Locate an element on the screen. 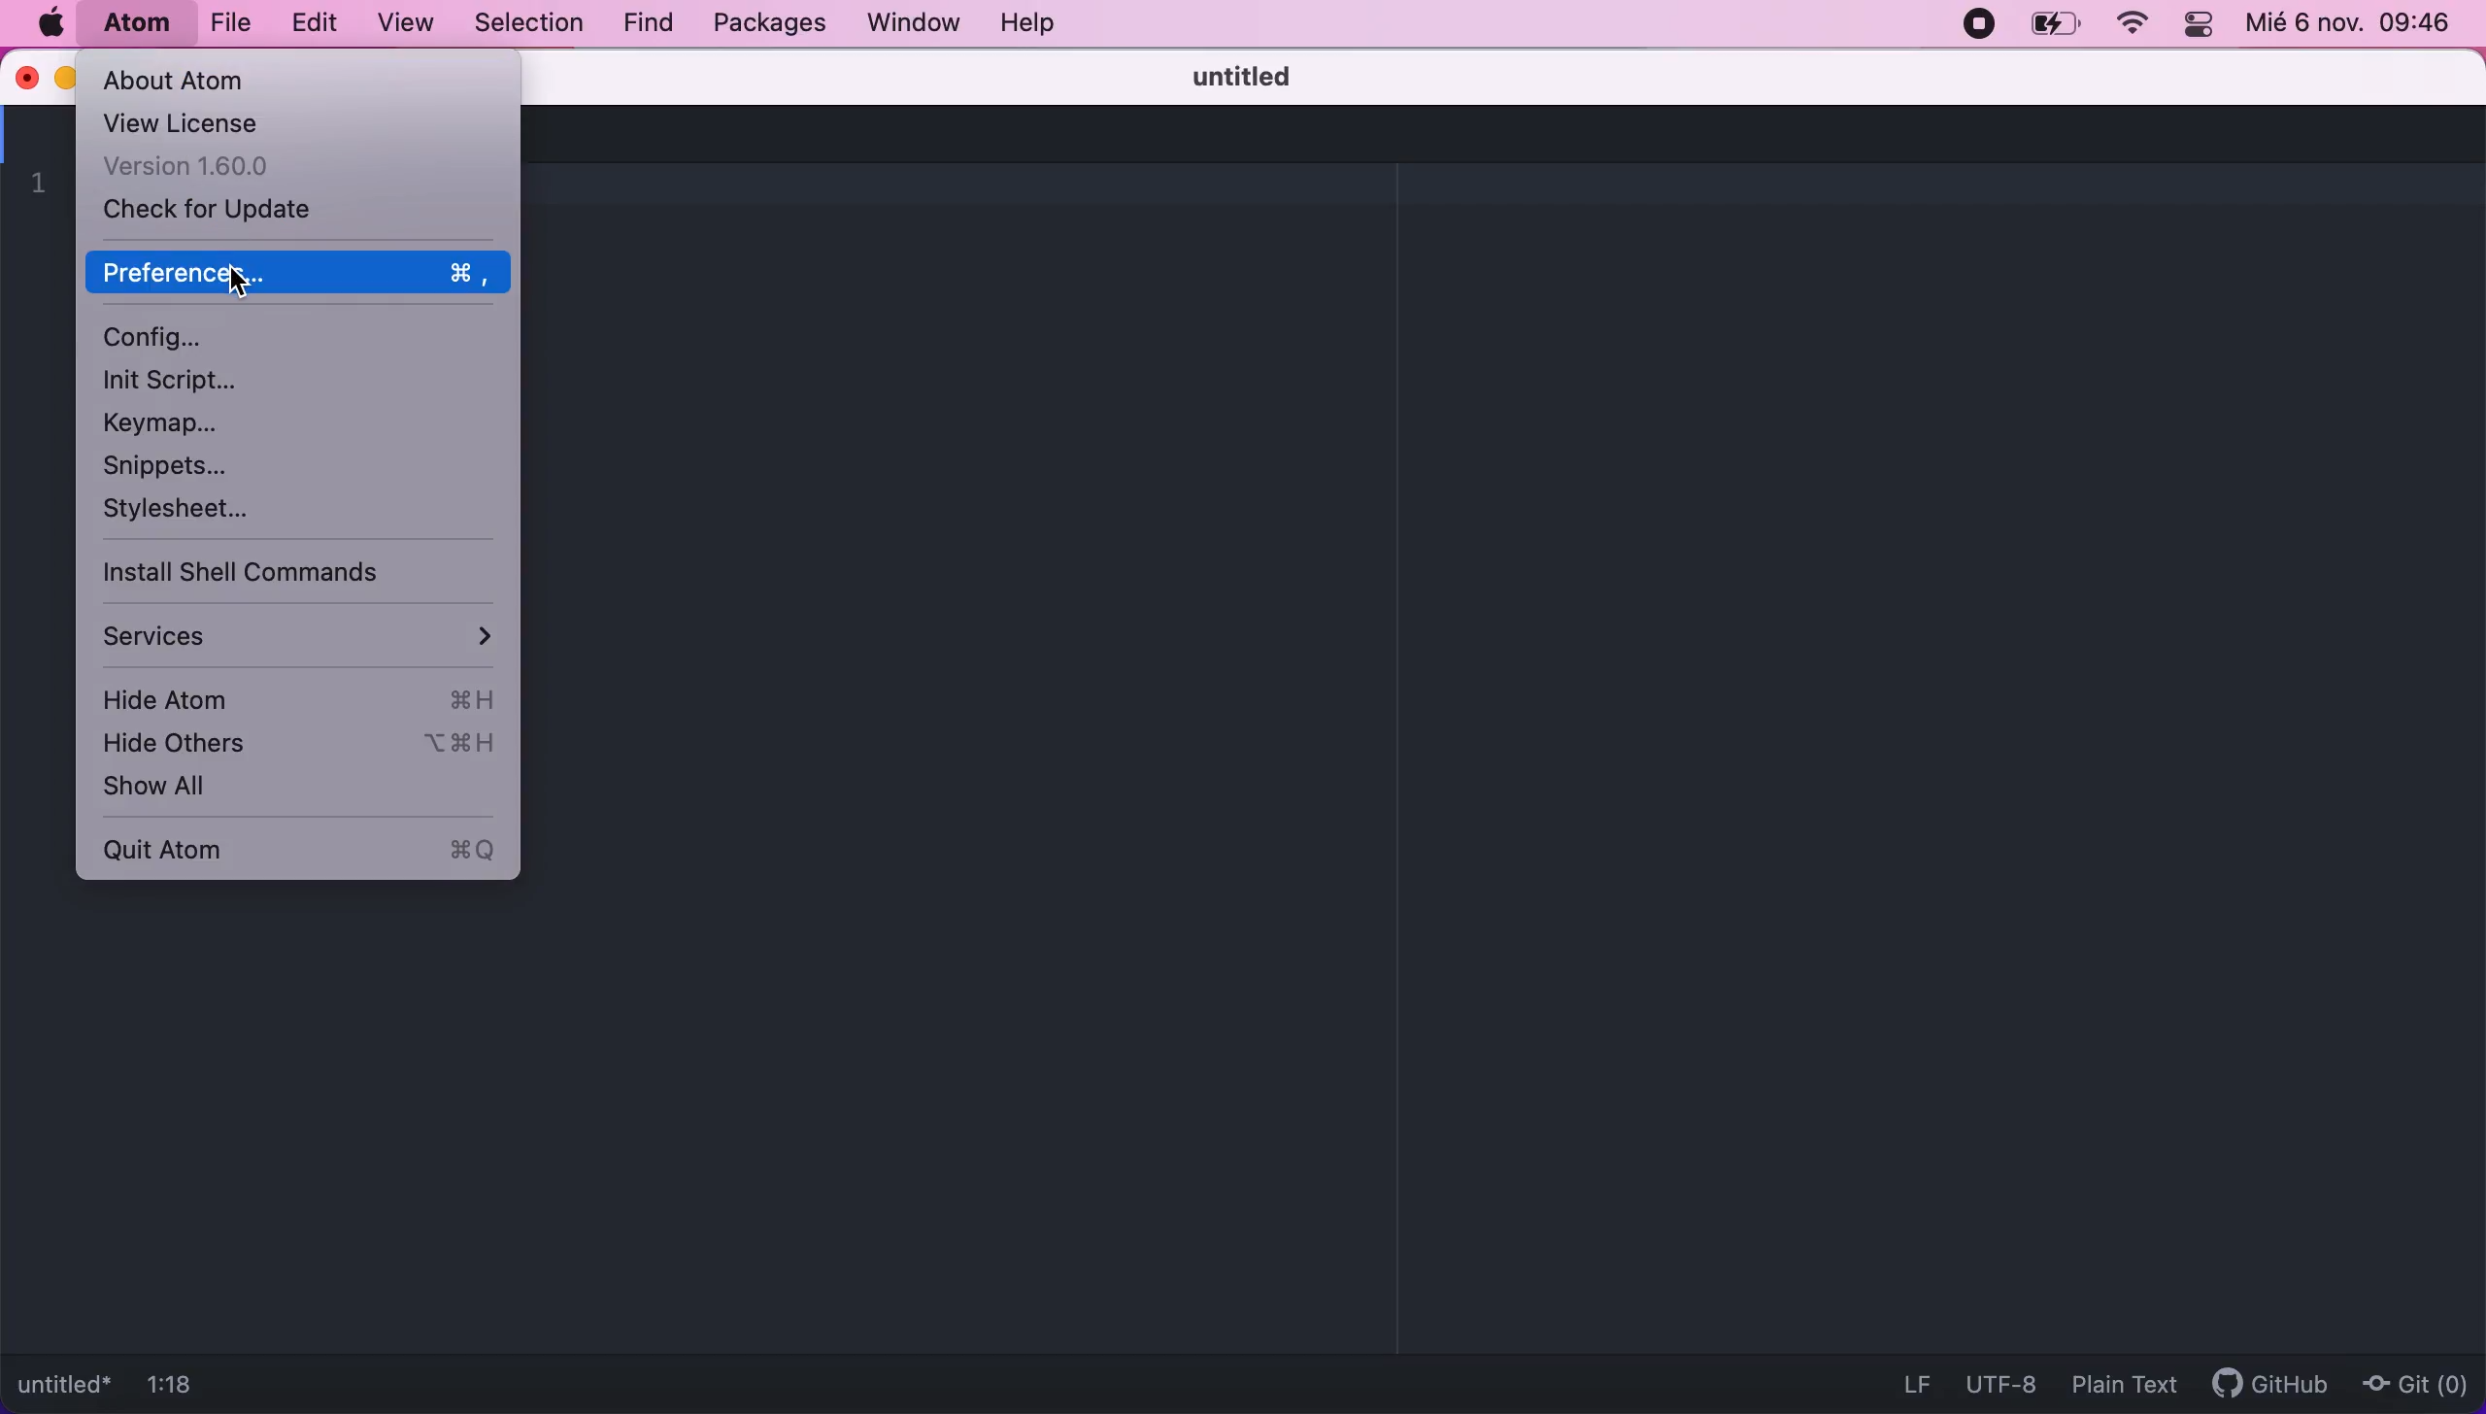 This screenshot has height=1414, width=2486. quit atom is located at coordinates (301, 848).